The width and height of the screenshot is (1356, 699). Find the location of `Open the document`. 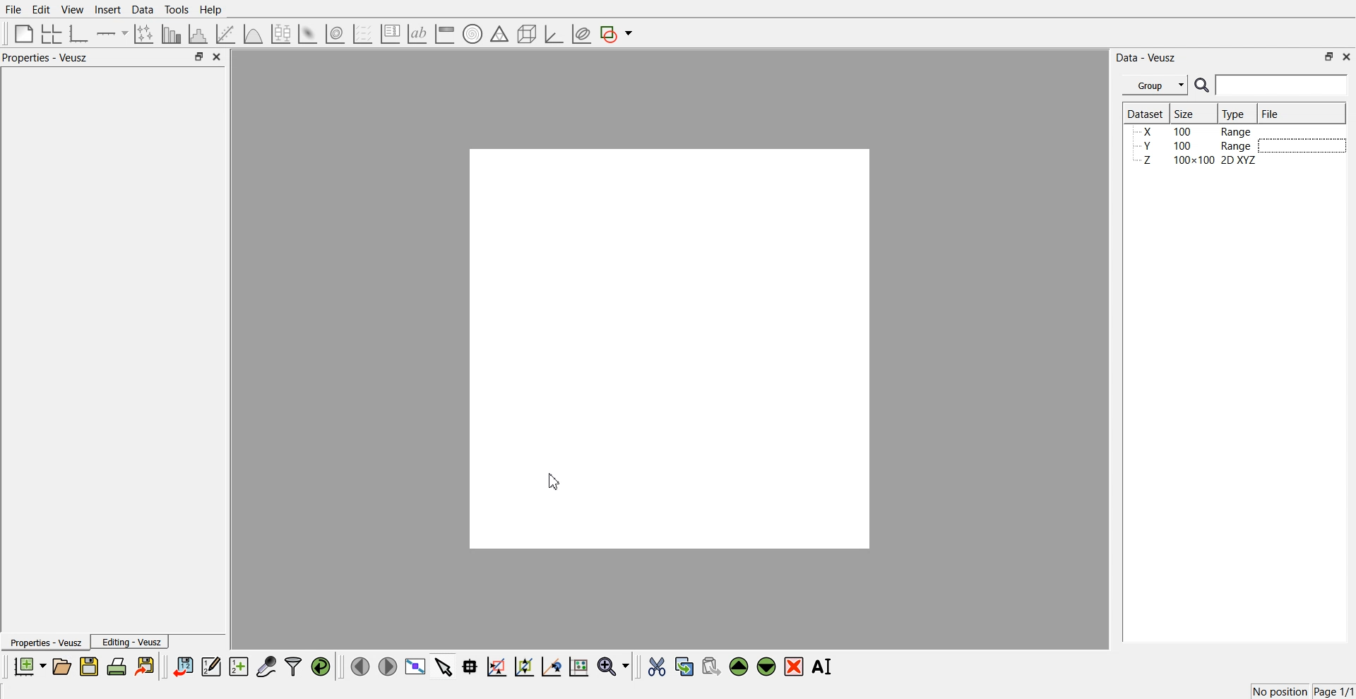

Open the document is located at coordinates (61, 667).